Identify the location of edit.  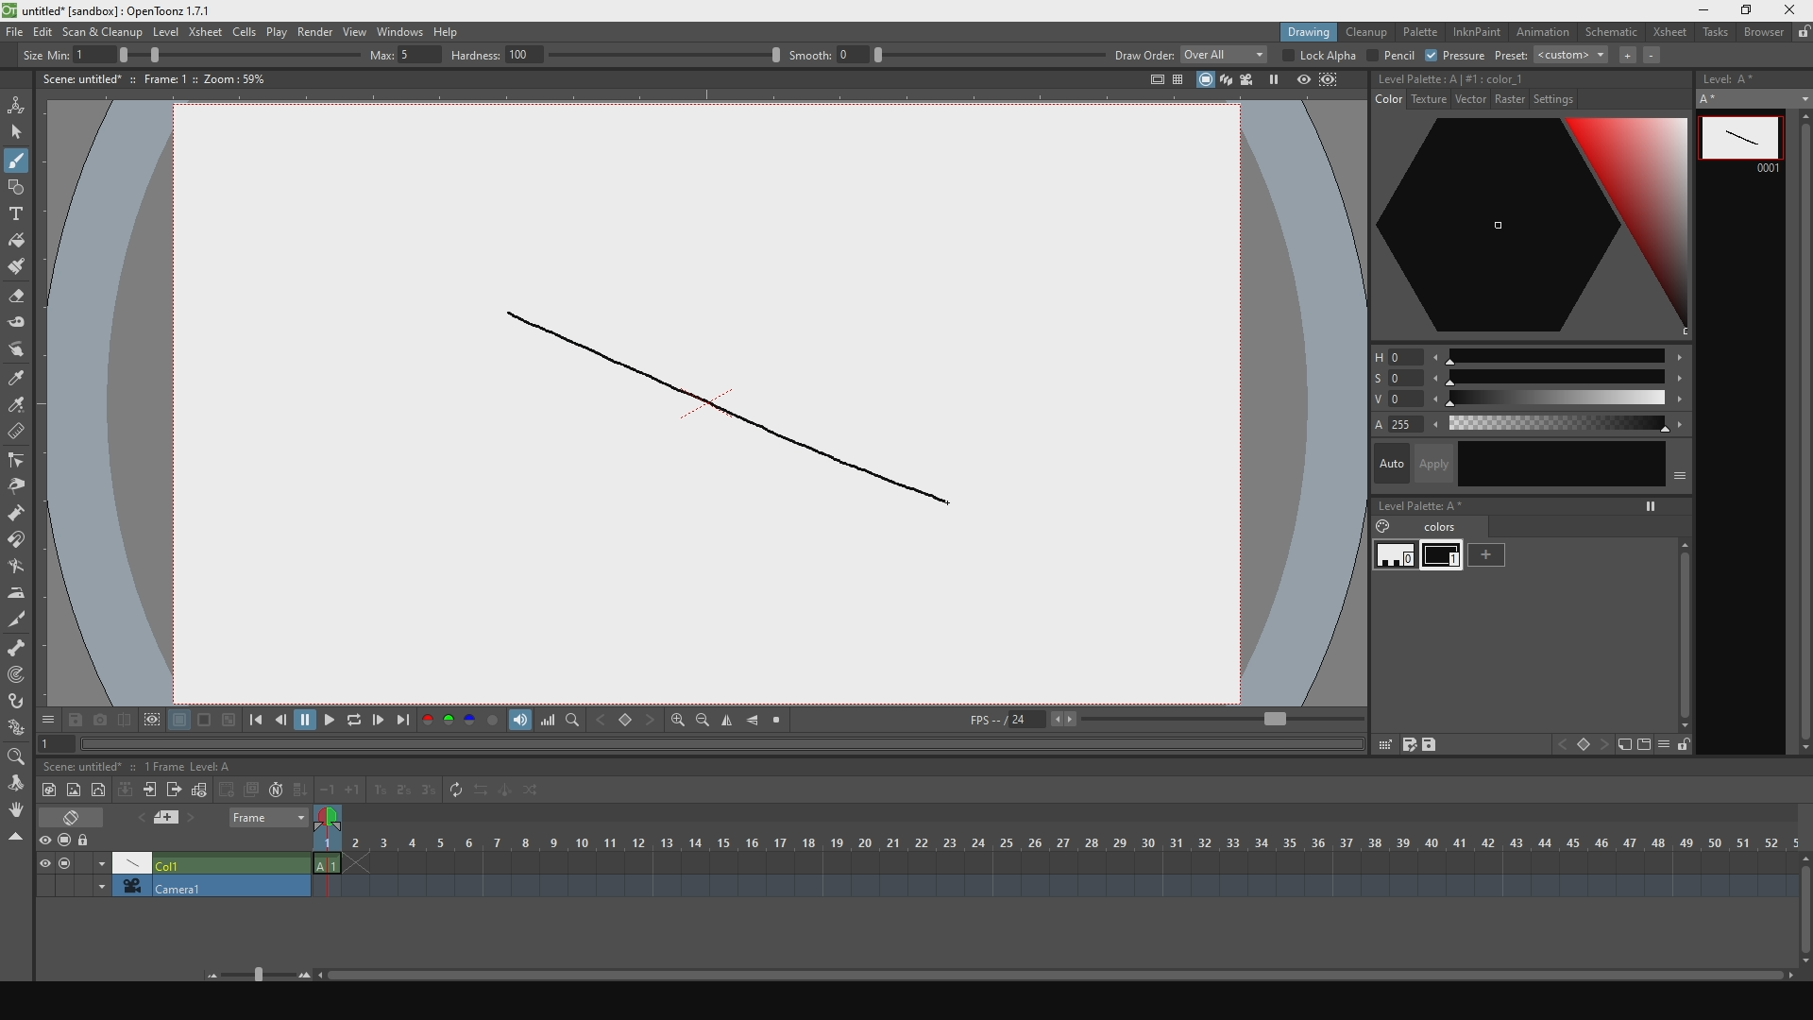
(42, 30).